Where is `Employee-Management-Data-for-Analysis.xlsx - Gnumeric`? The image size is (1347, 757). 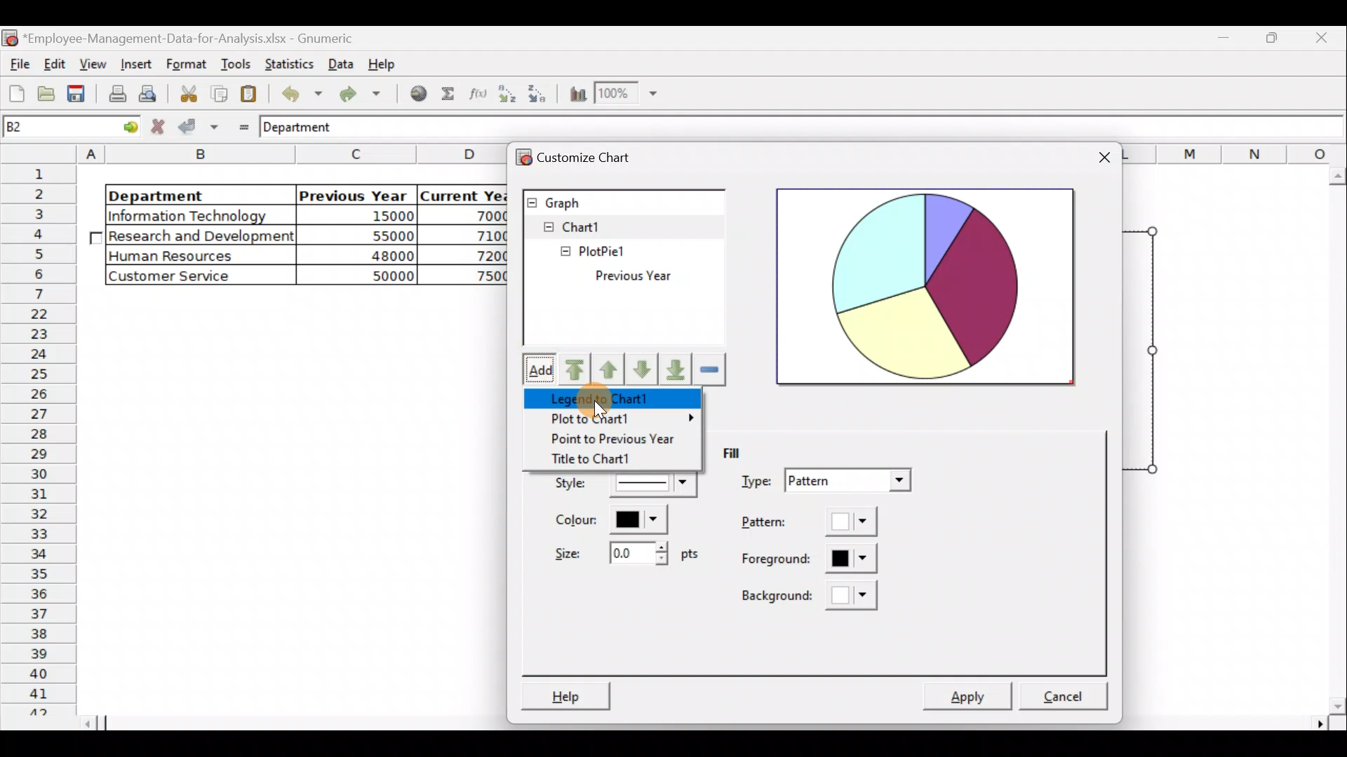 Employee-Management-Data-for-Analysis.xlsx - Gnumeric is located at coordinates (198, 37).